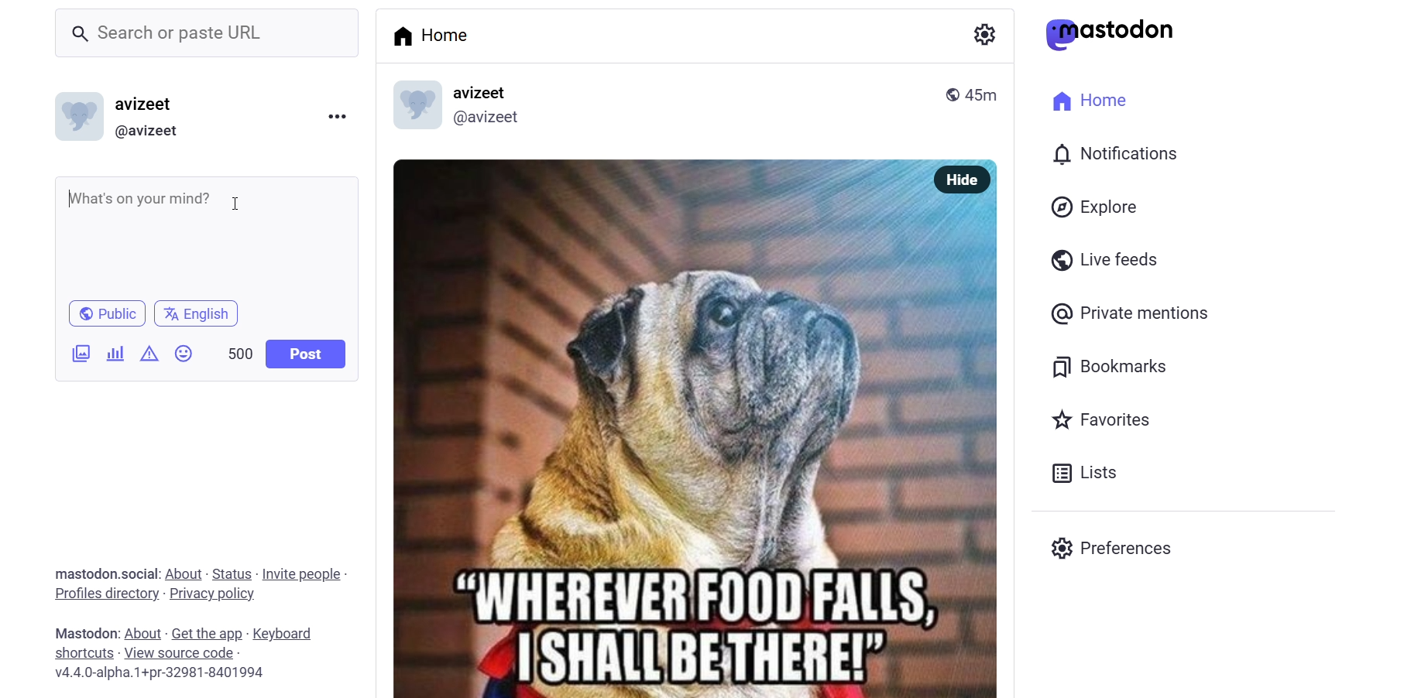 This screenshot has height=698, width=1428. Describe the element at coordinates (976, 98) in the screenshot. I see `45m` at that location.